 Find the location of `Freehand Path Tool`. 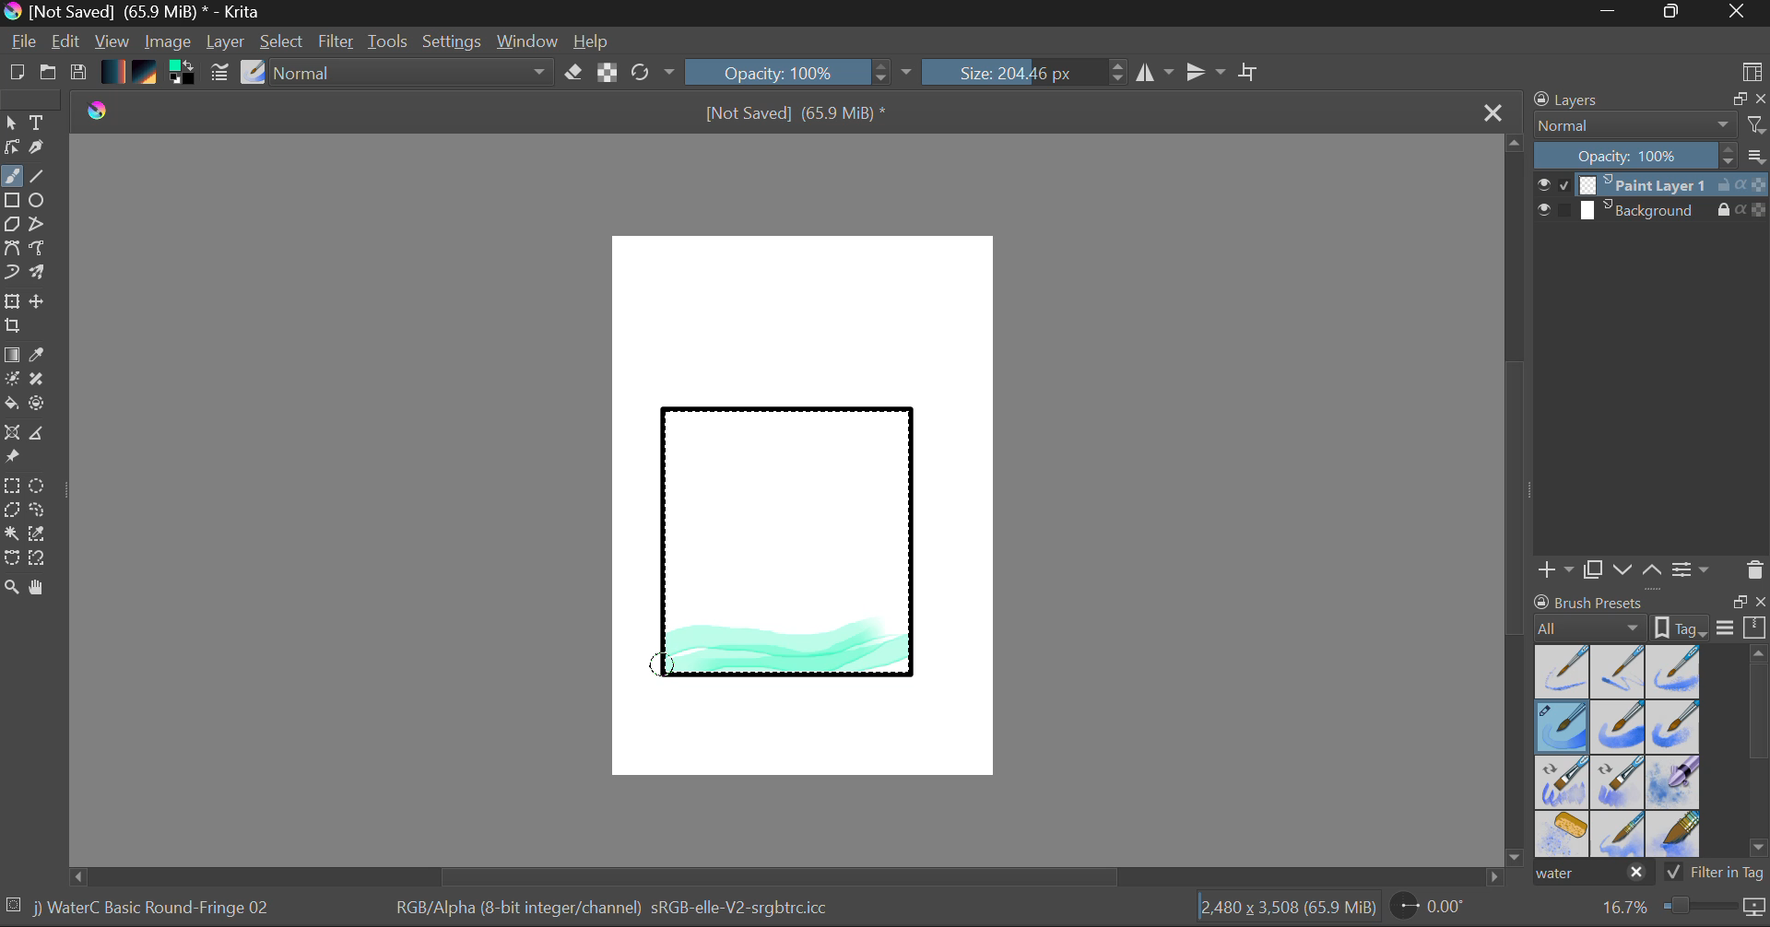

Freehand Path Tool is located at coordinates (36, 250).